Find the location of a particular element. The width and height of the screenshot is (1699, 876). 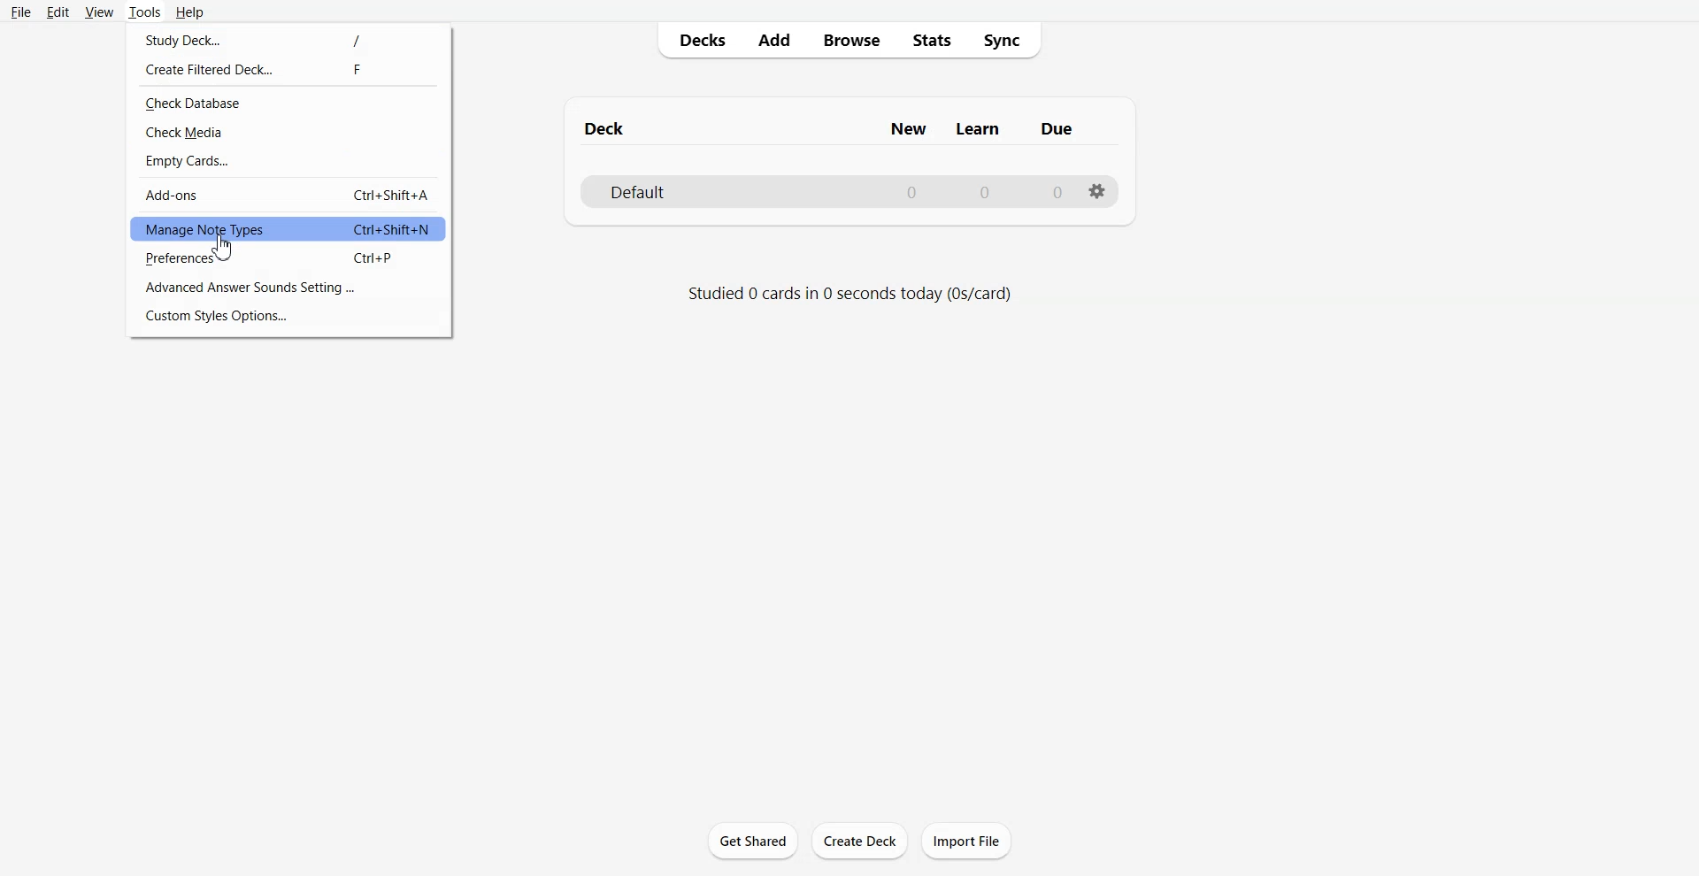

Text 1 is located at coordinates (834, 125).